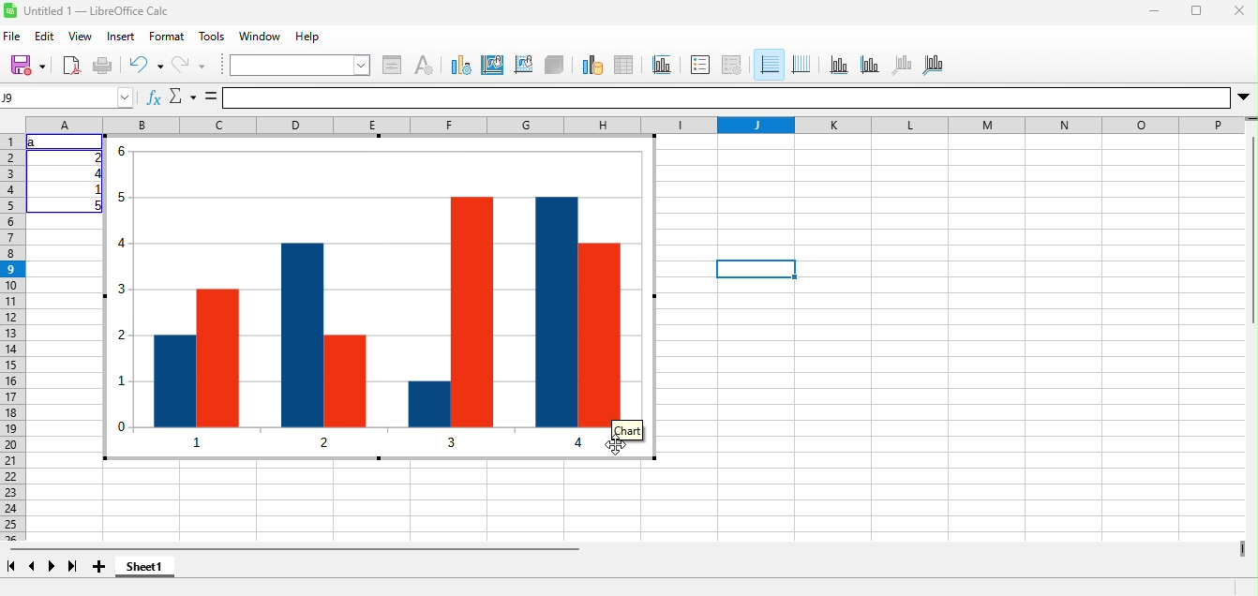 This screenshot has width=1258, height=596. What do you see at coordinates (624, 66) in the screenshot?
I see `data table` at bounding box center [624, 66].